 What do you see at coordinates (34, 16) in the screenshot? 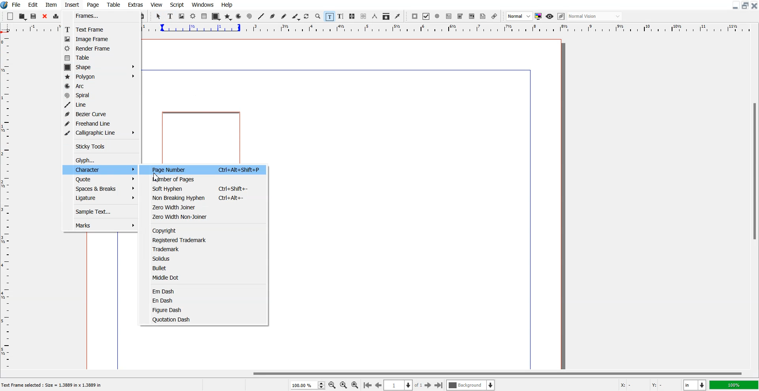
I see `Save` at bounding box center [34, 16].